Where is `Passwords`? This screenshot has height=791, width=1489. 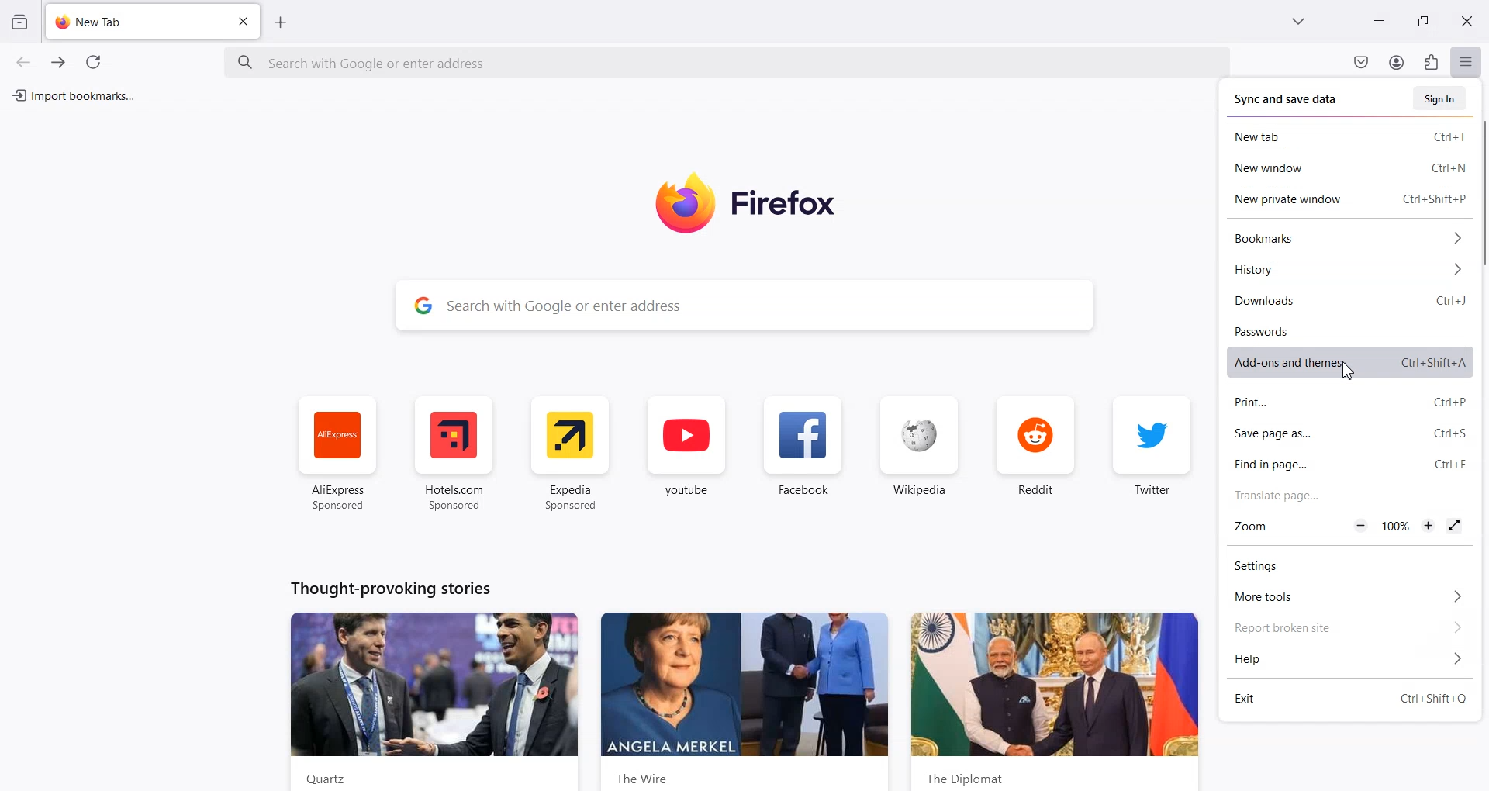
Passwords is located at coordinates (1346, 329).